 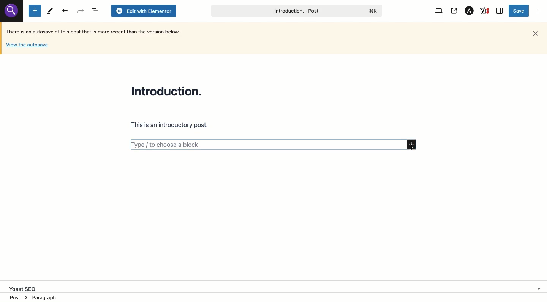 What do you see at coordinates (440, 11) in the screenshot?
I see `View` at bounding box center [440, 11].